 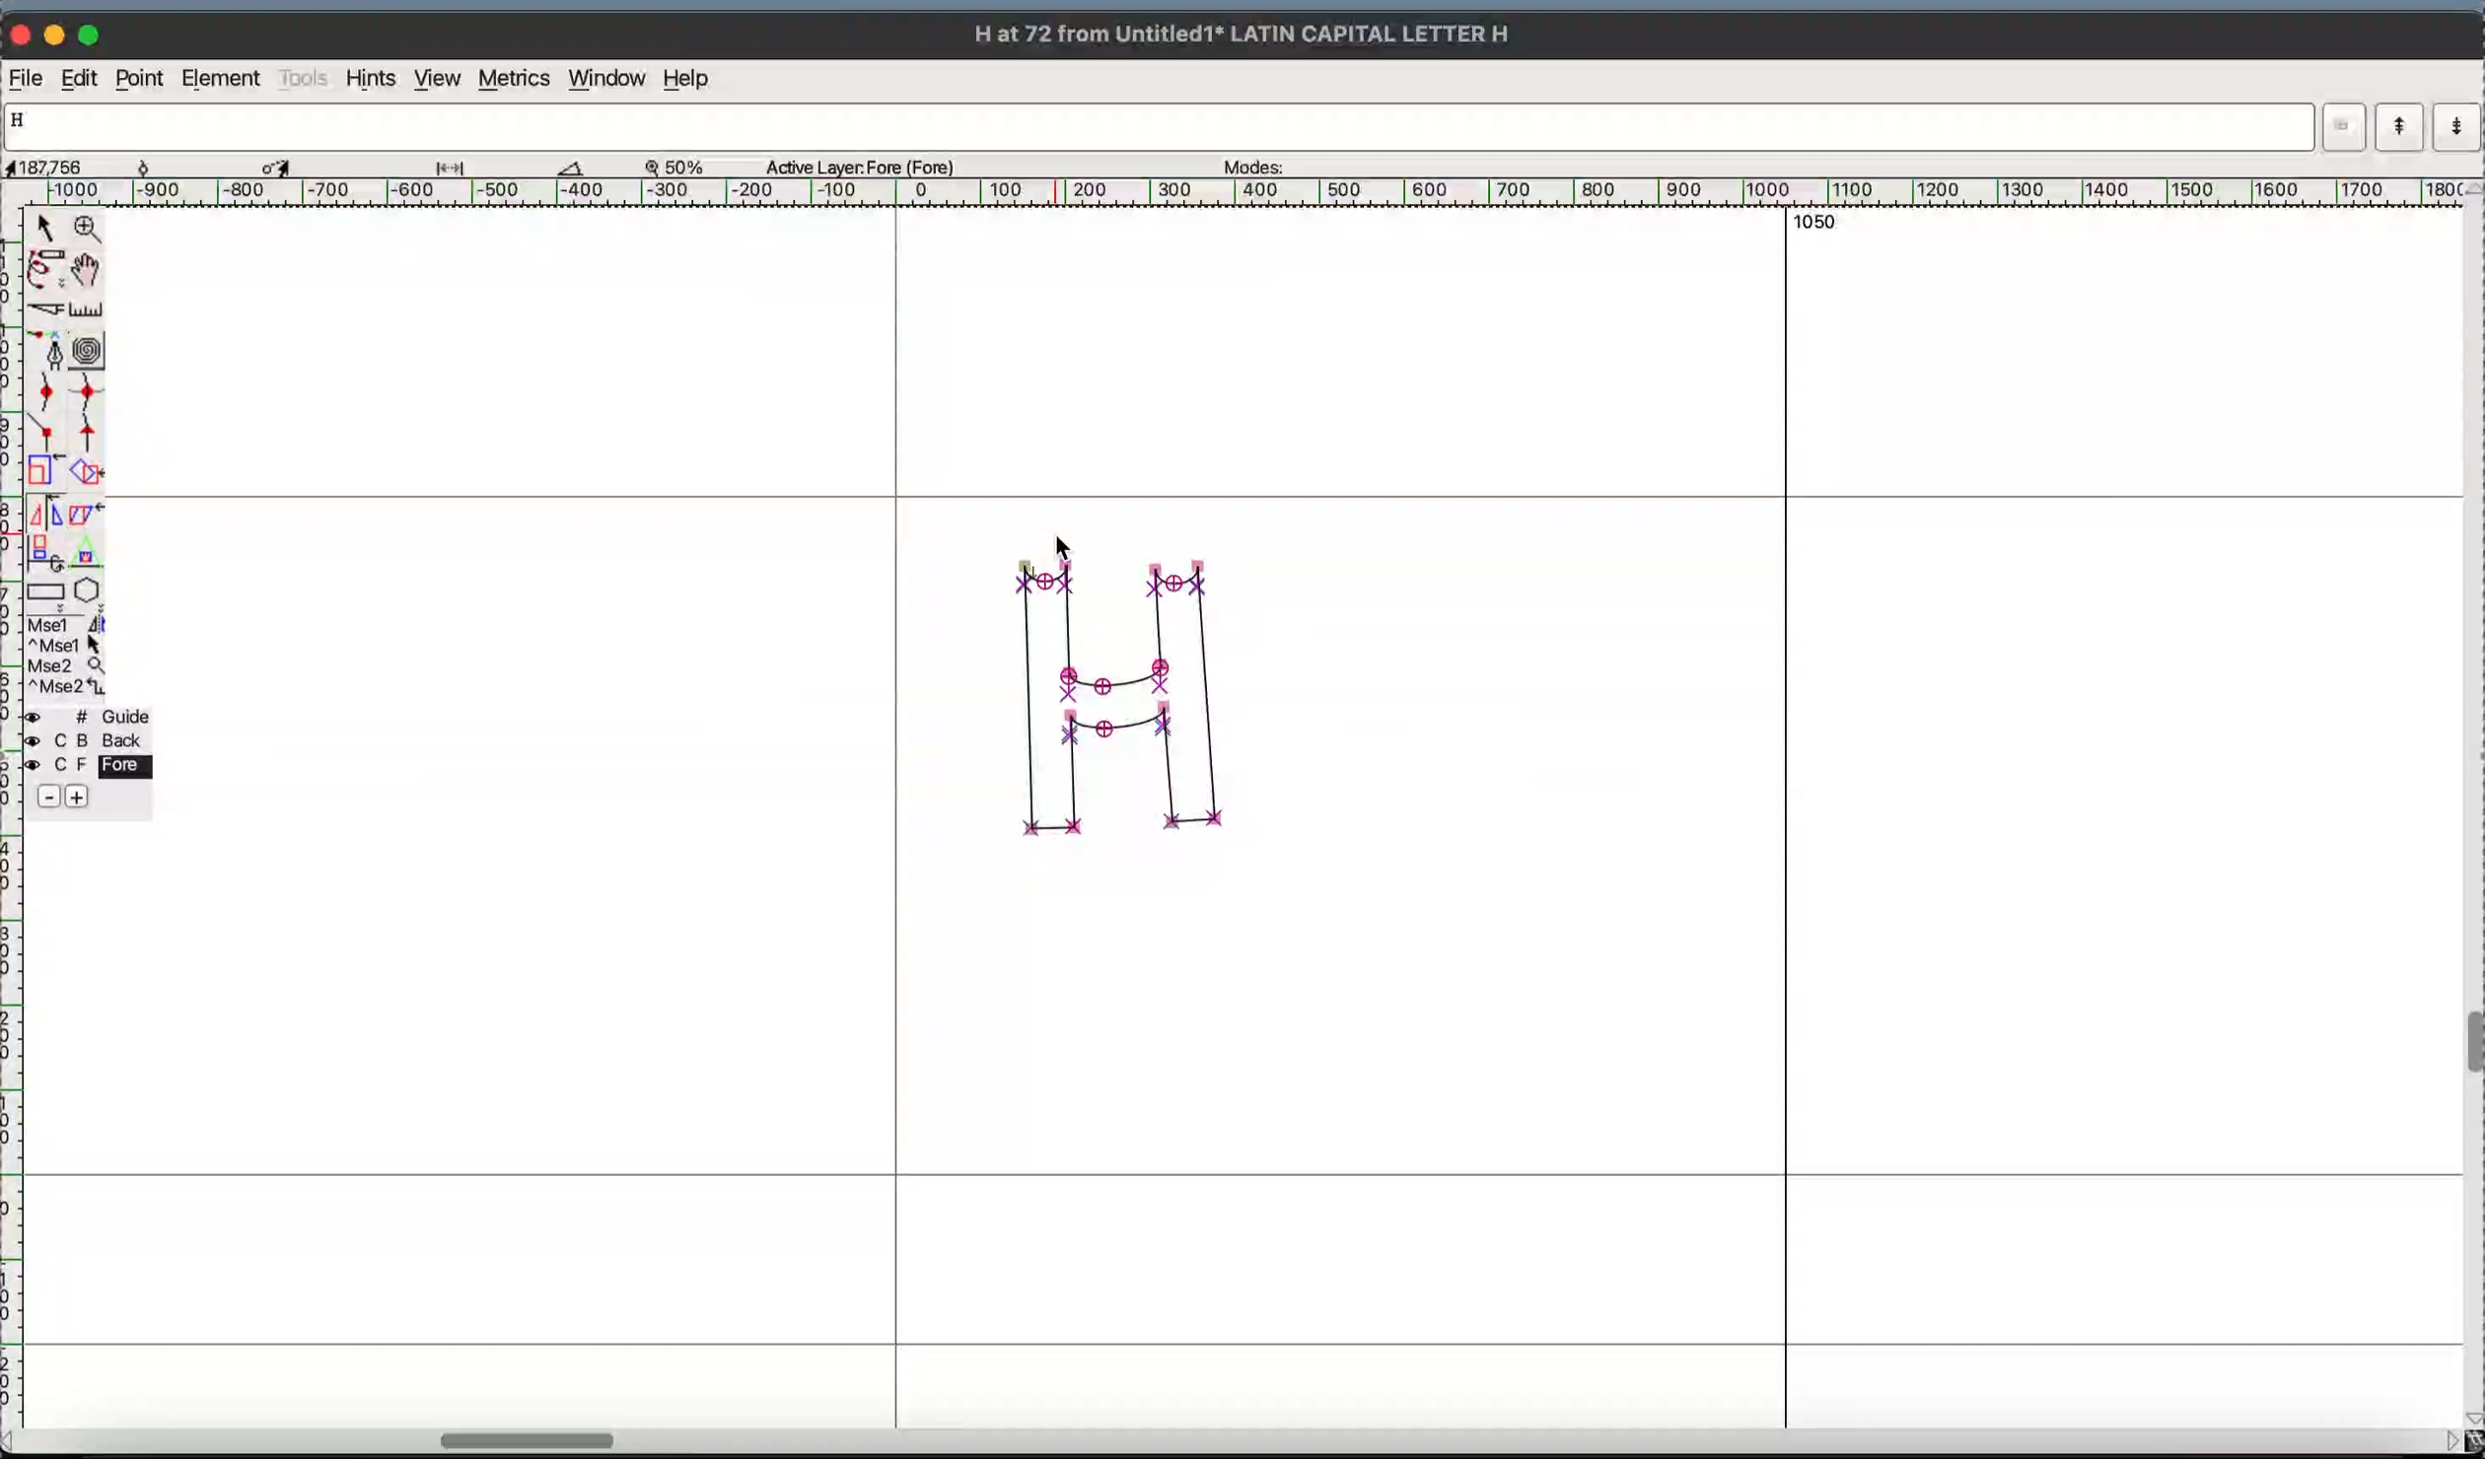 I want to click on help, so click(x=691, y=75).